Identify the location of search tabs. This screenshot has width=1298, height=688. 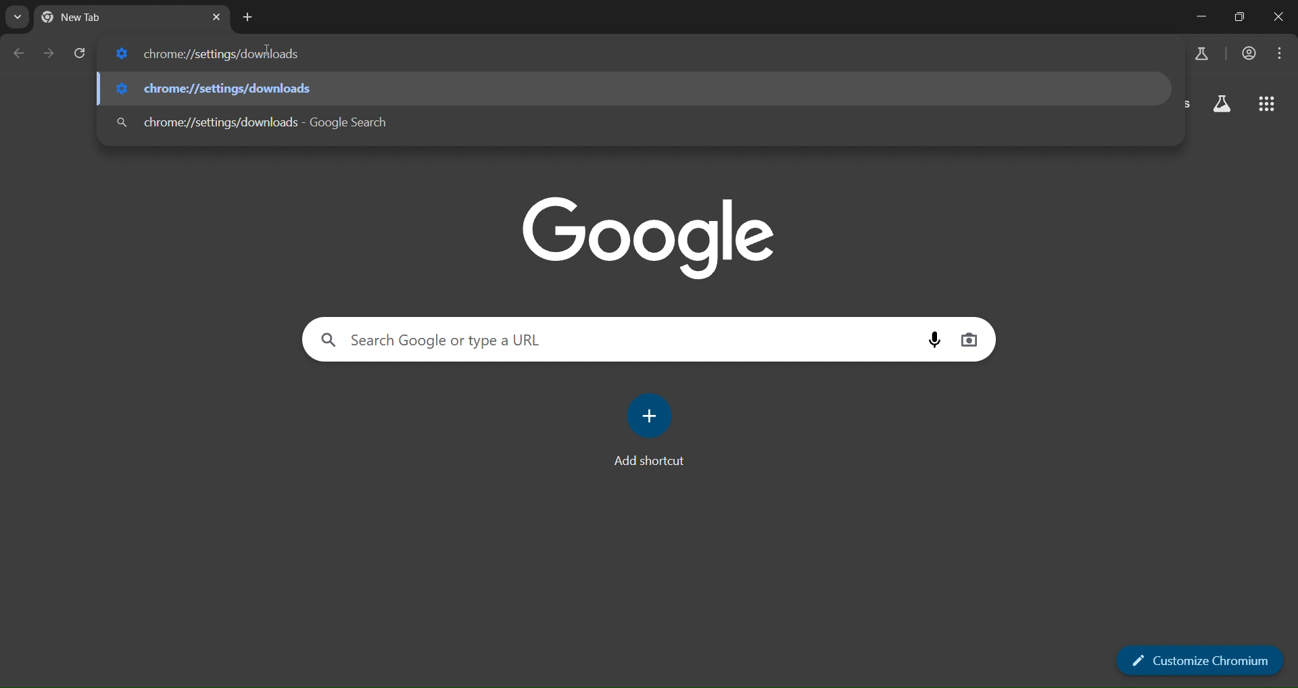
(15, 17).